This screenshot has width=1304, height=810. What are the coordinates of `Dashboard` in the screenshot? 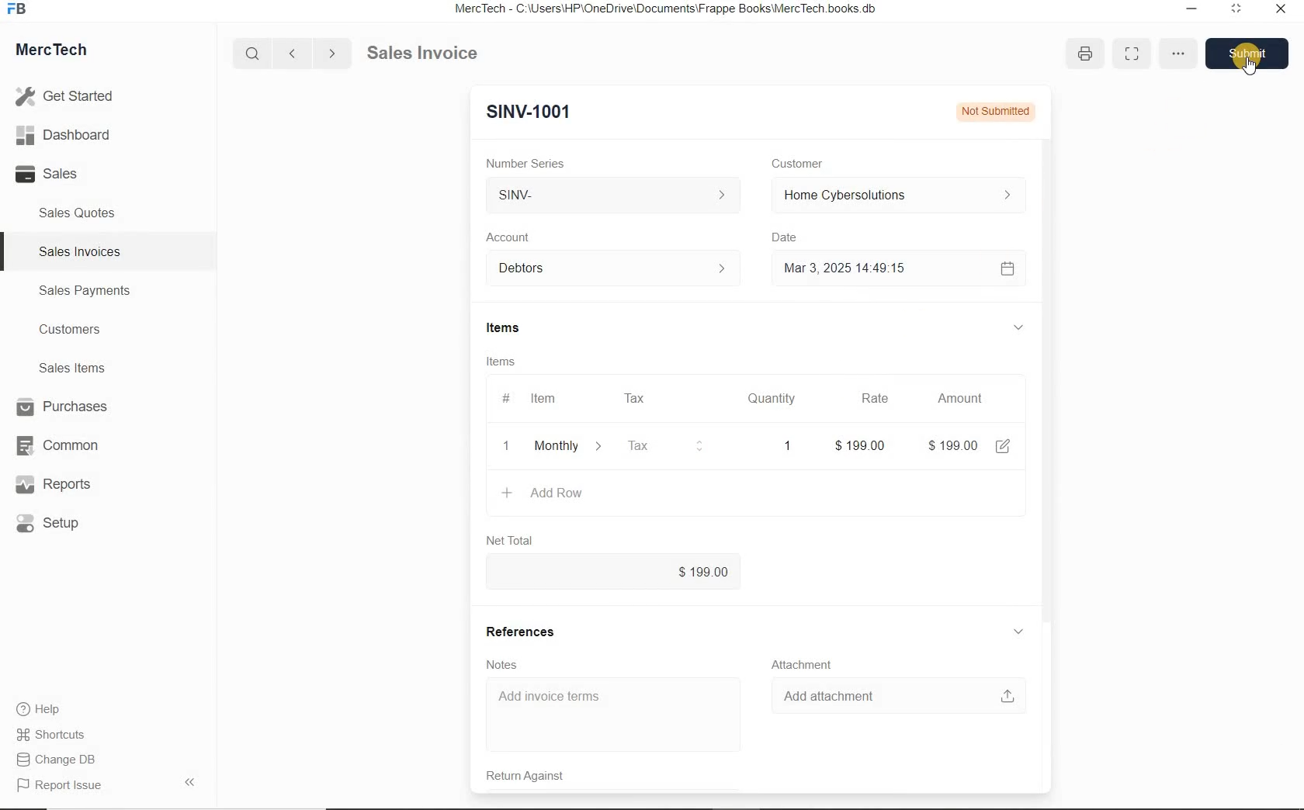 It's located at (71, 136).